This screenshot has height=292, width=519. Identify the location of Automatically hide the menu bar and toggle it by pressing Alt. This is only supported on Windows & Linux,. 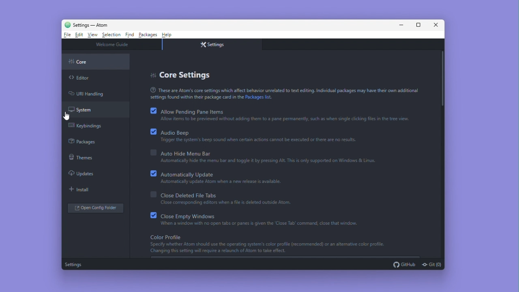
(267, 161).